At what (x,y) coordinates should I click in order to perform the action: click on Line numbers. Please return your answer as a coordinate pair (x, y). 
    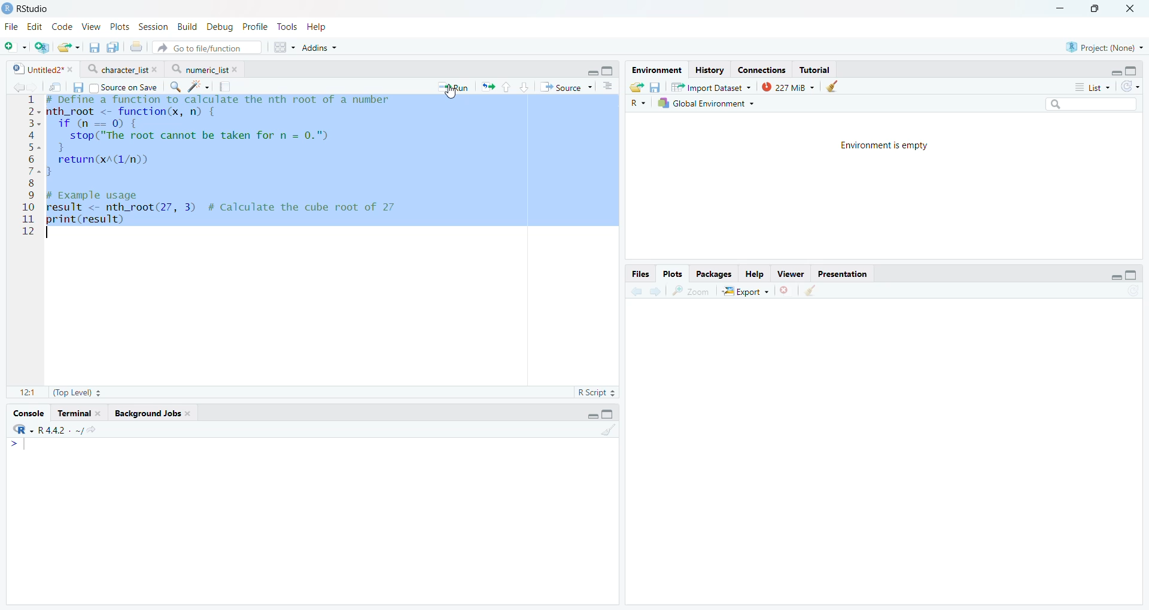
    Looking at the image, I should click on (31, 164).